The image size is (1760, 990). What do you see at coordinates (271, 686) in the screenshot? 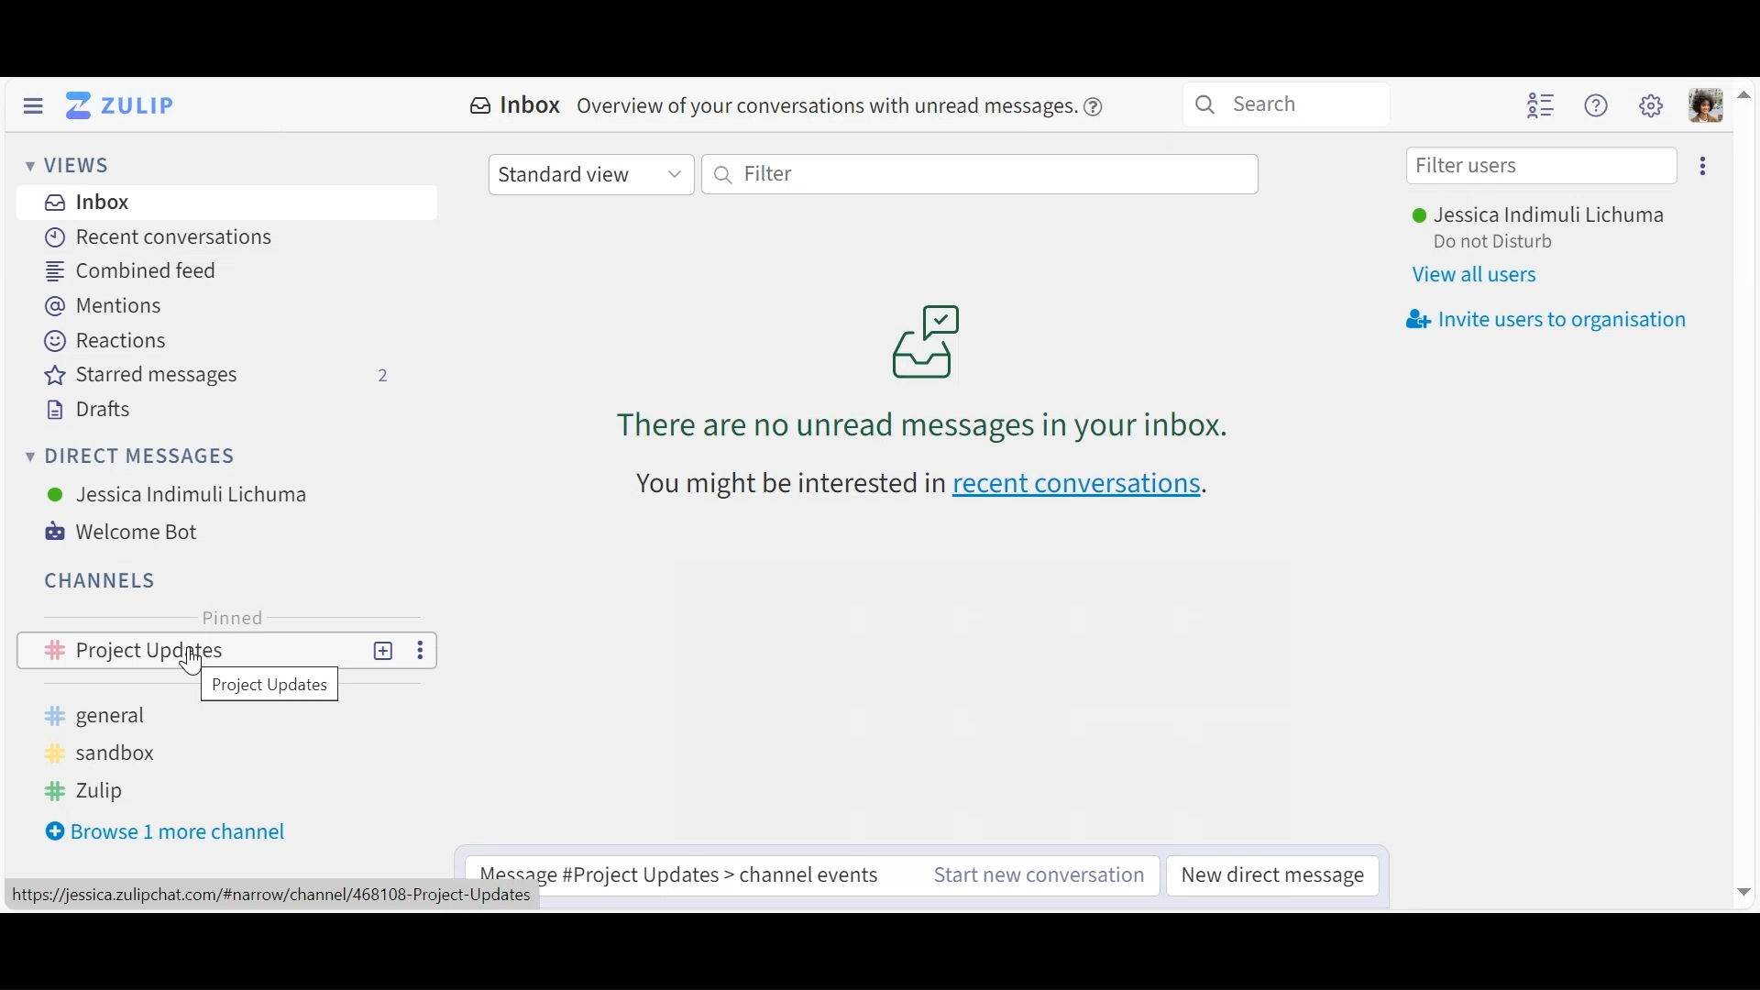
I see `Channel name` at bounding box center [271, 686].